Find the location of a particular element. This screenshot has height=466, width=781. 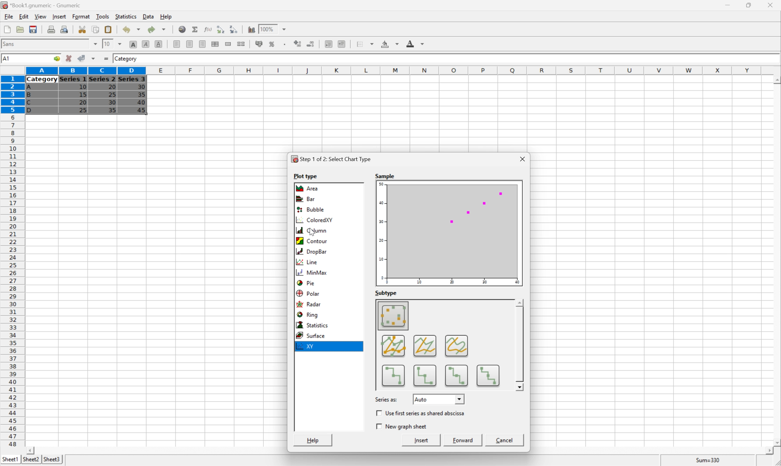

MinMax is located at coordinates (313, 273).